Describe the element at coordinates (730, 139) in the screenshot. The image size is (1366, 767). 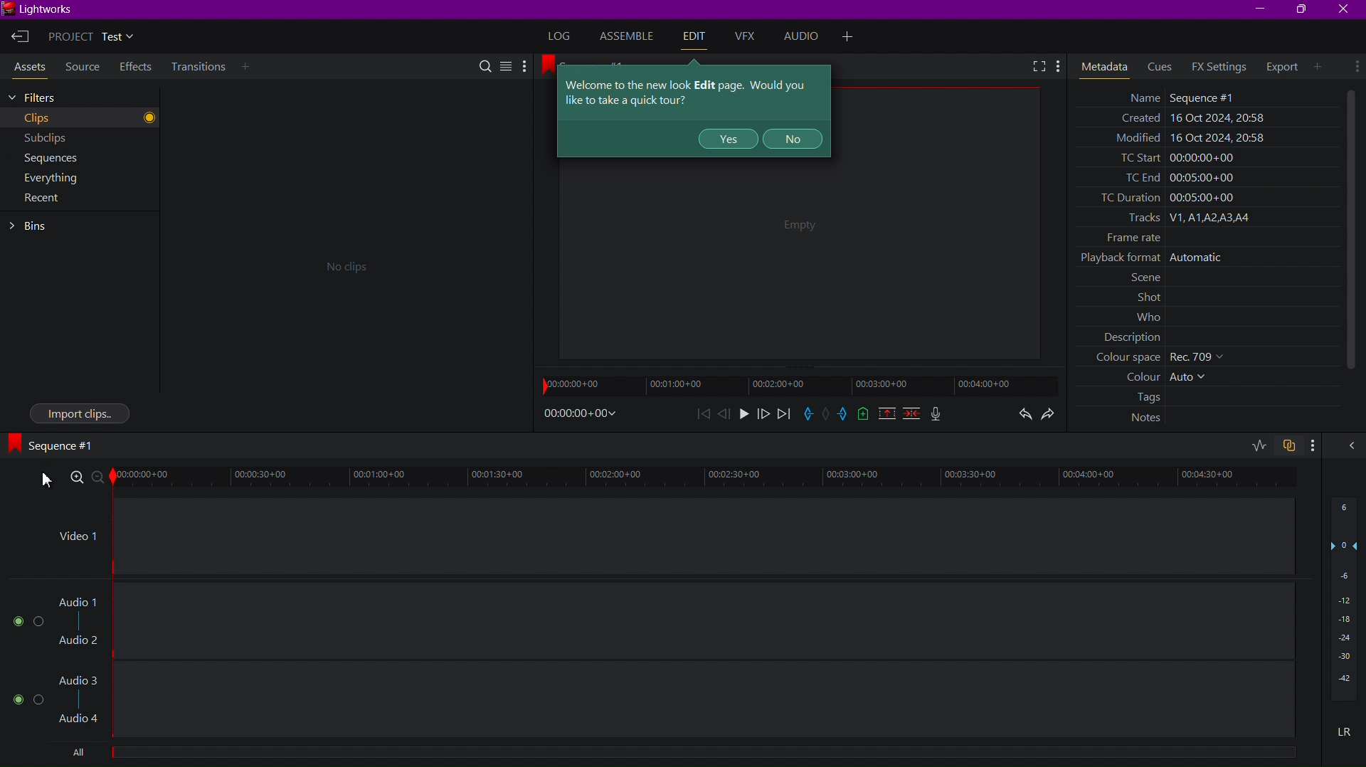
I see `YES` at that location.